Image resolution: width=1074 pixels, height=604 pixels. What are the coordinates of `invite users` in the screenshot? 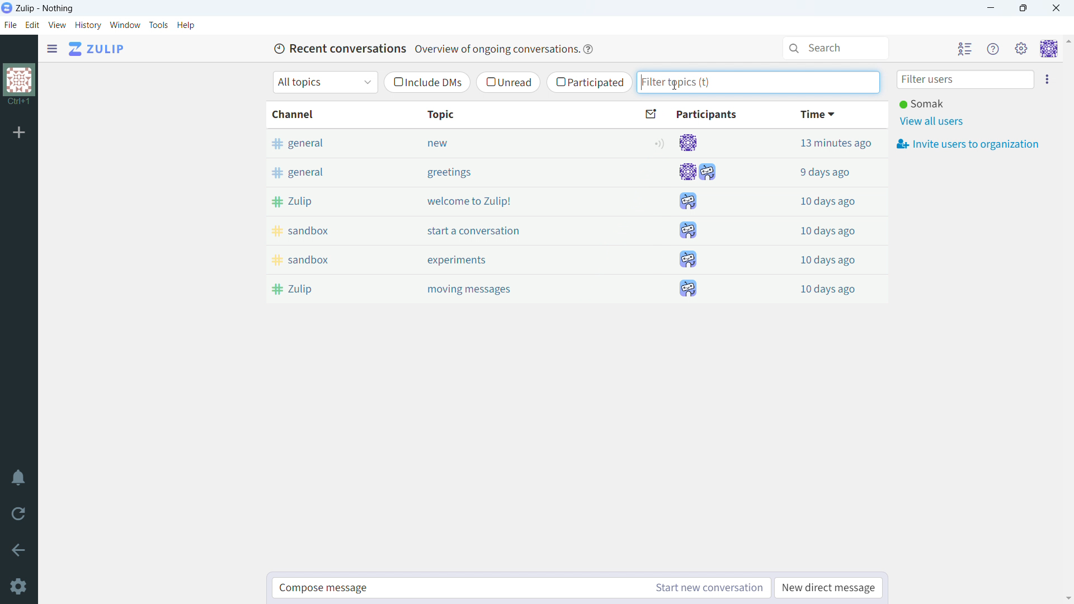 It's located at (968, 145).